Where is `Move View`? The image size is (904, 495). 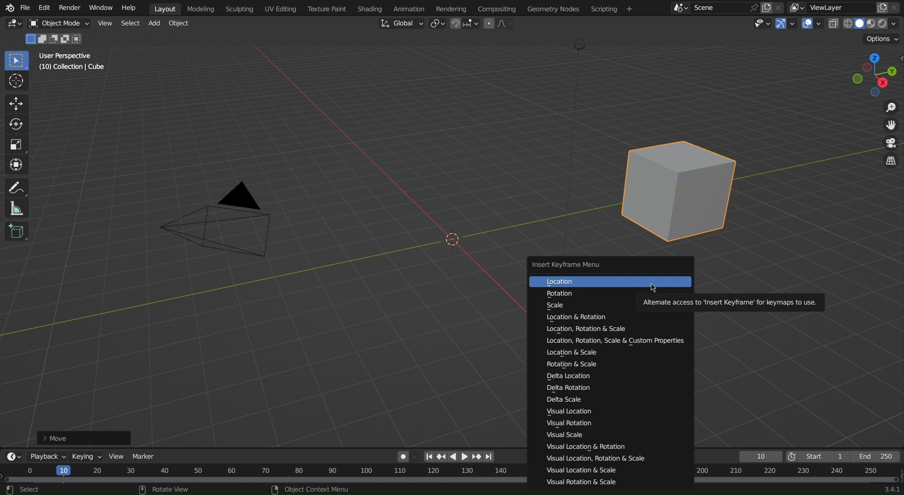
Move View is located at coordinates (887, 127).